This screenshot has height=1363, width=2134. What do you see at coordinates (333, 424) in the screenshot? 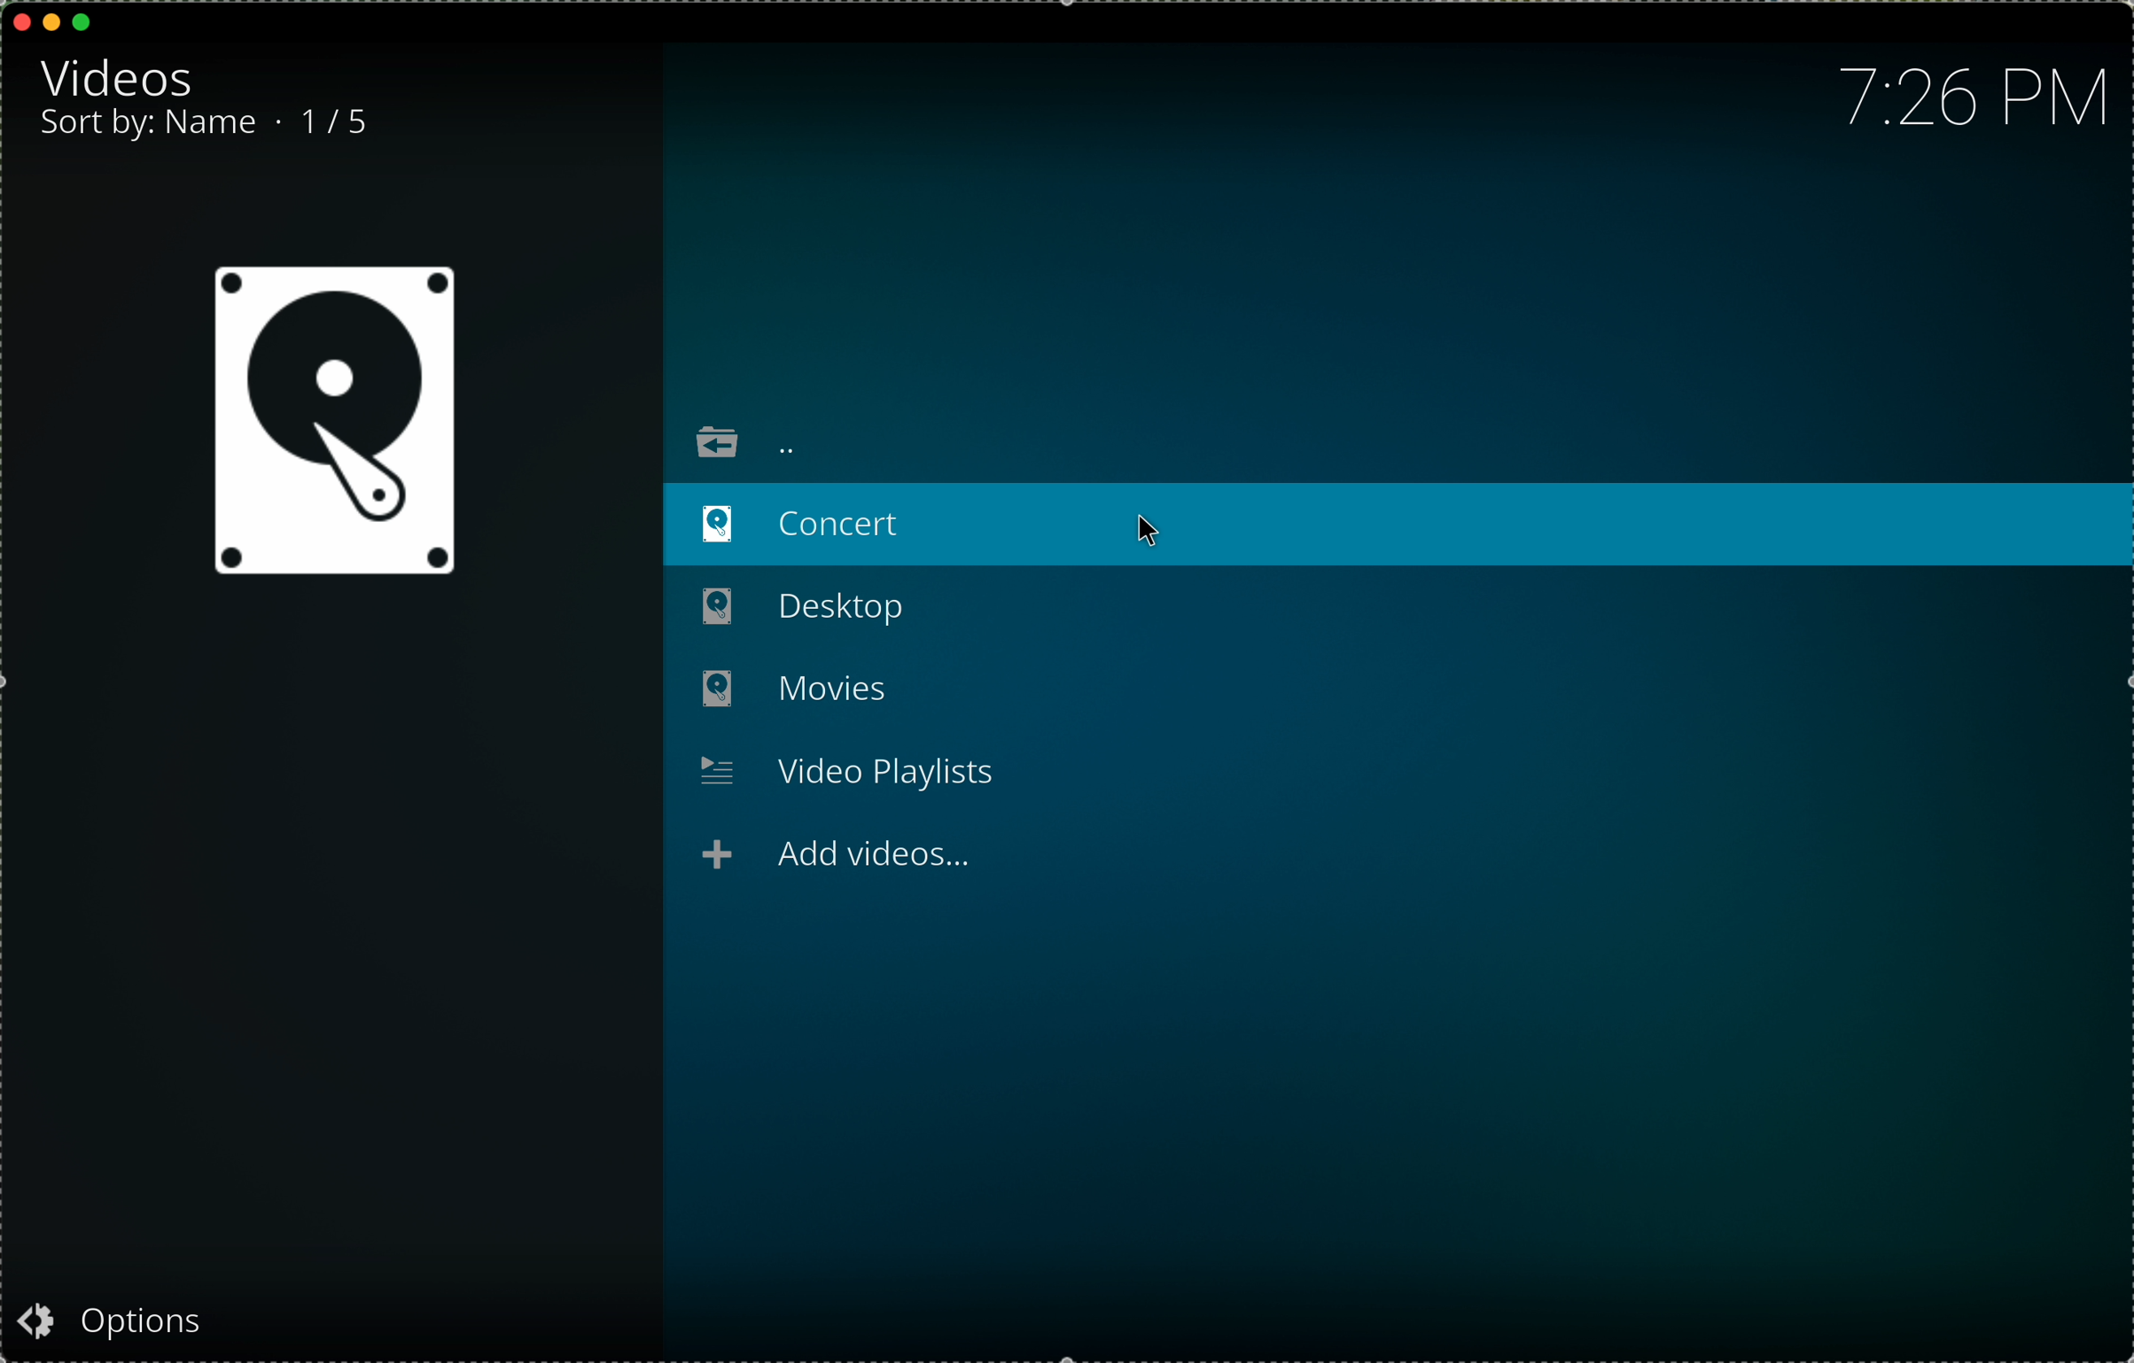
I see `videos icon` at bounding box center [333, 424].